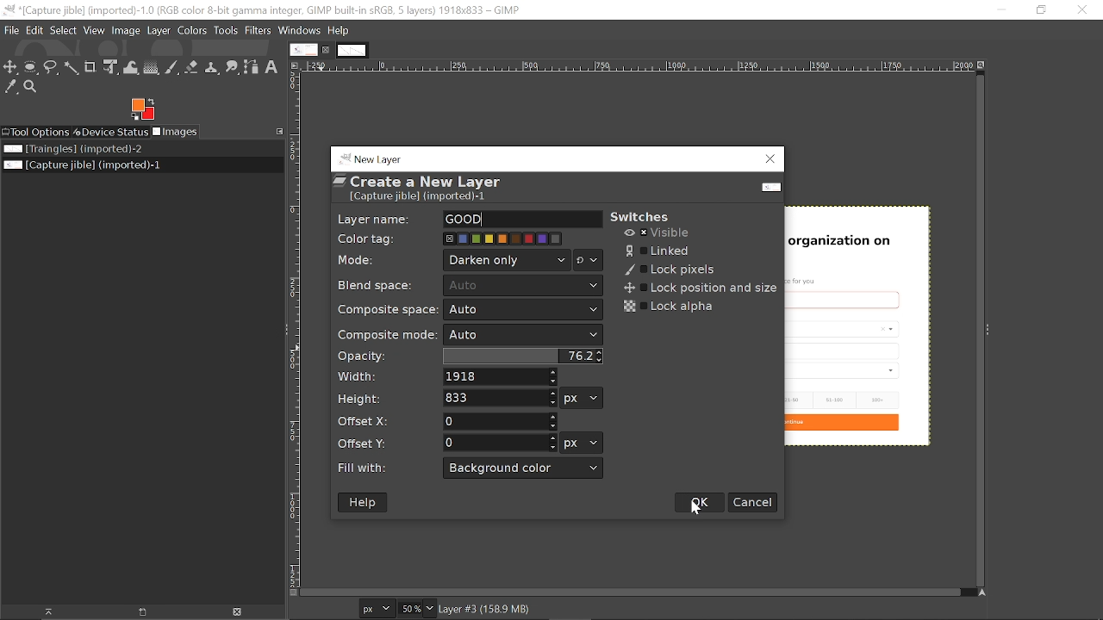 Image resolution: width=1103 pixels, height=620 pixels. Describe the element at coordinates (363, 502) in the screenshot. I see `Help` at that location.